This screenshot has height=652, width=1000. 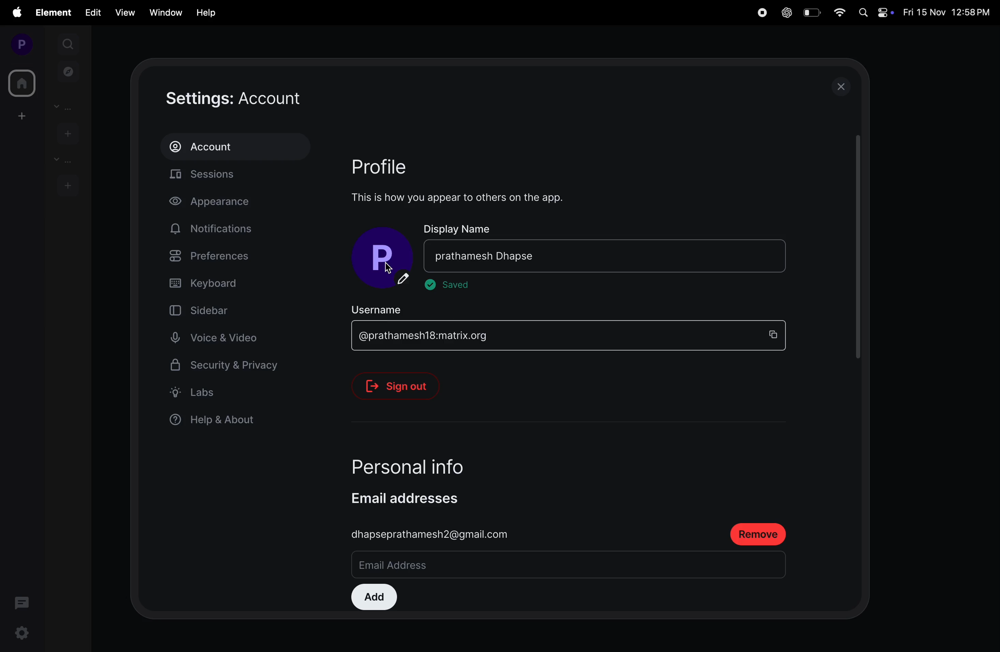 I want to click on record, so click(x=760, y=13).